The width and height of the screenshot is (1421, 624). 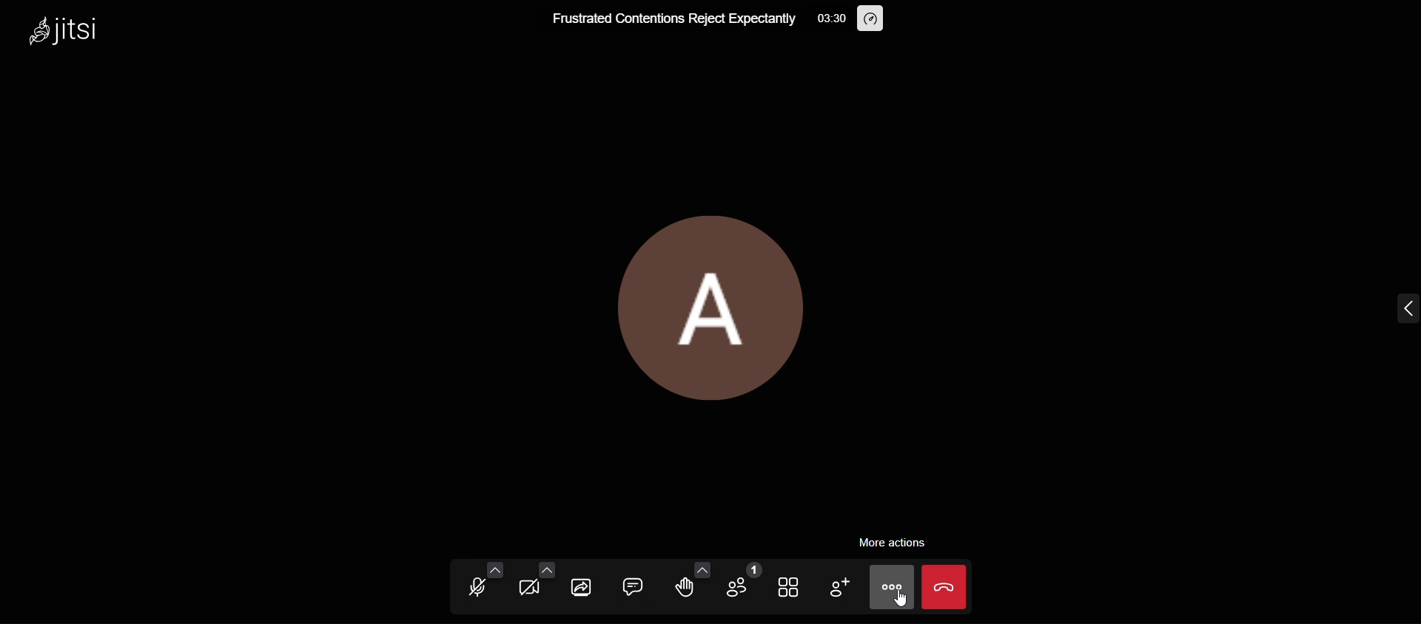 What do you see at coordinates (580, 587) in the screenshot?
I see `screenshare` at bounding box center [580, 587].